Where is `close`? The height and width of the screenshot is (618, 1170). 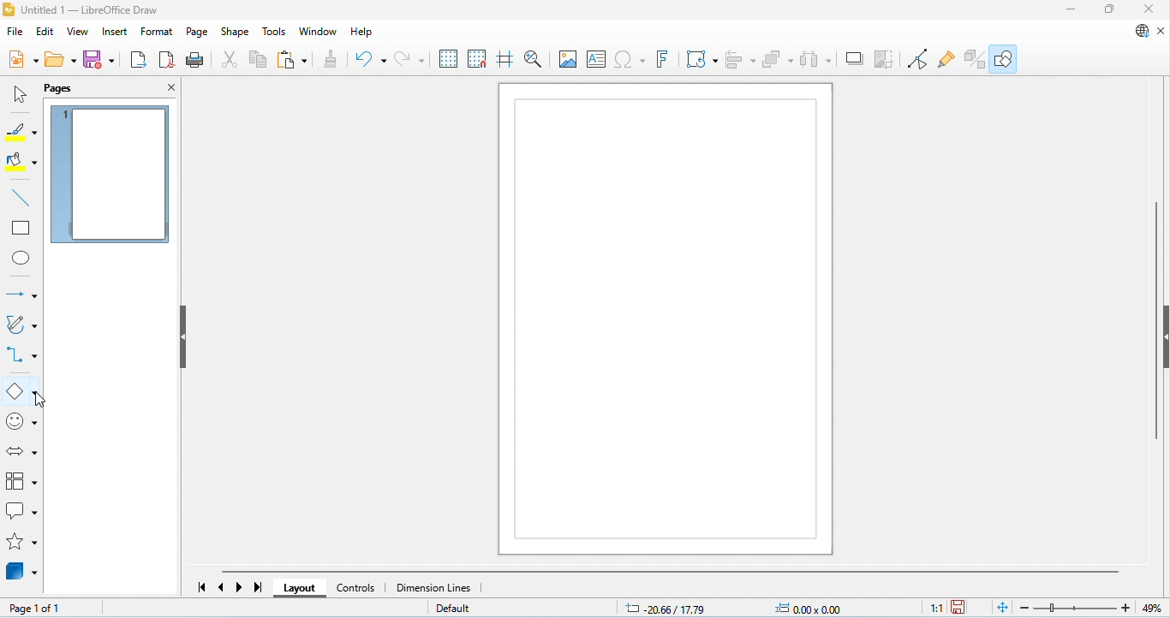
close is located at coordinates (170, 86).